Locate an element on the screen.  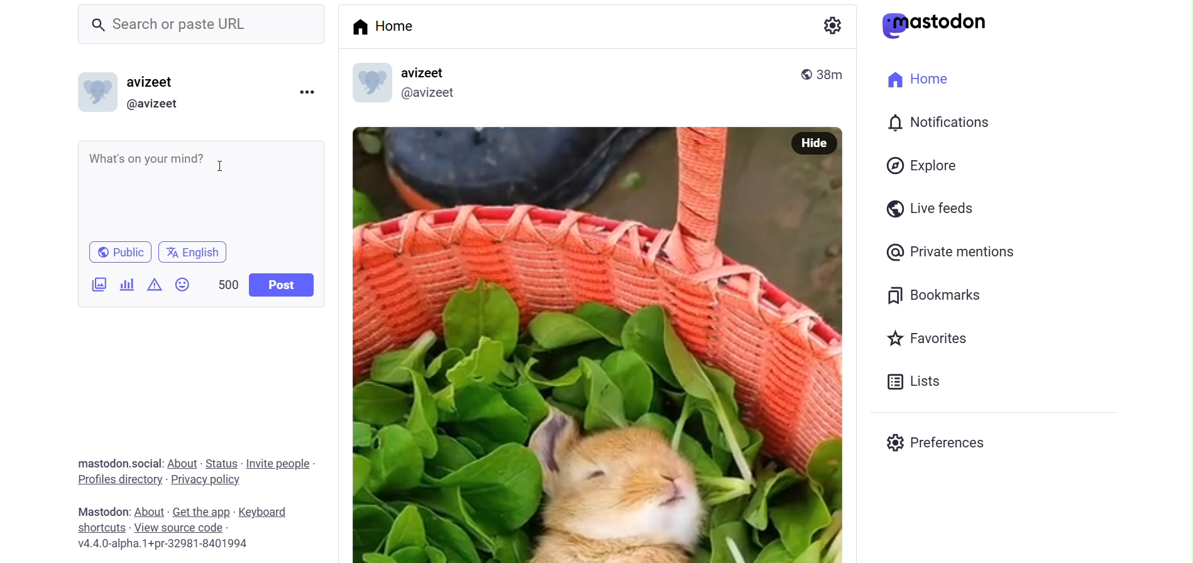
private Mentions is located at coordinates (948, 252).